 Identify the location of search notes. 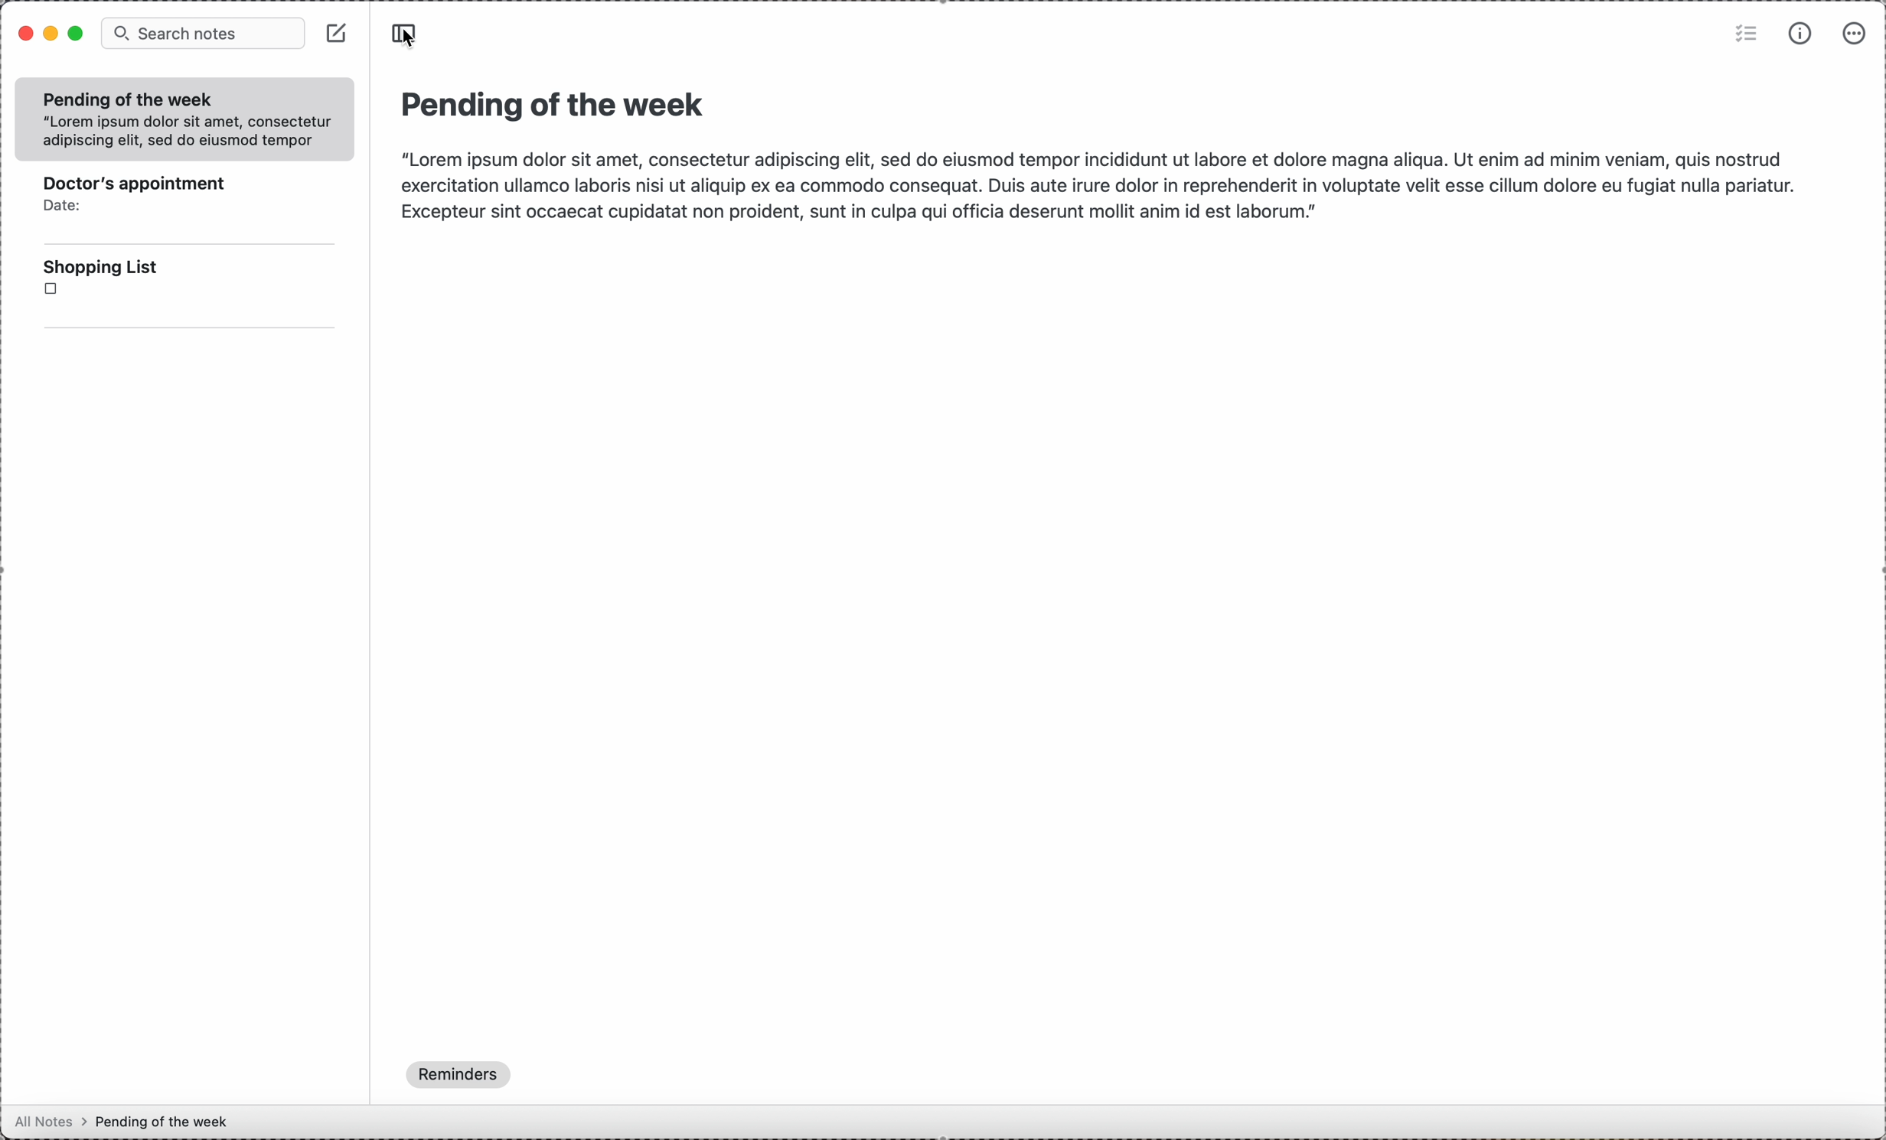
(203, 33).